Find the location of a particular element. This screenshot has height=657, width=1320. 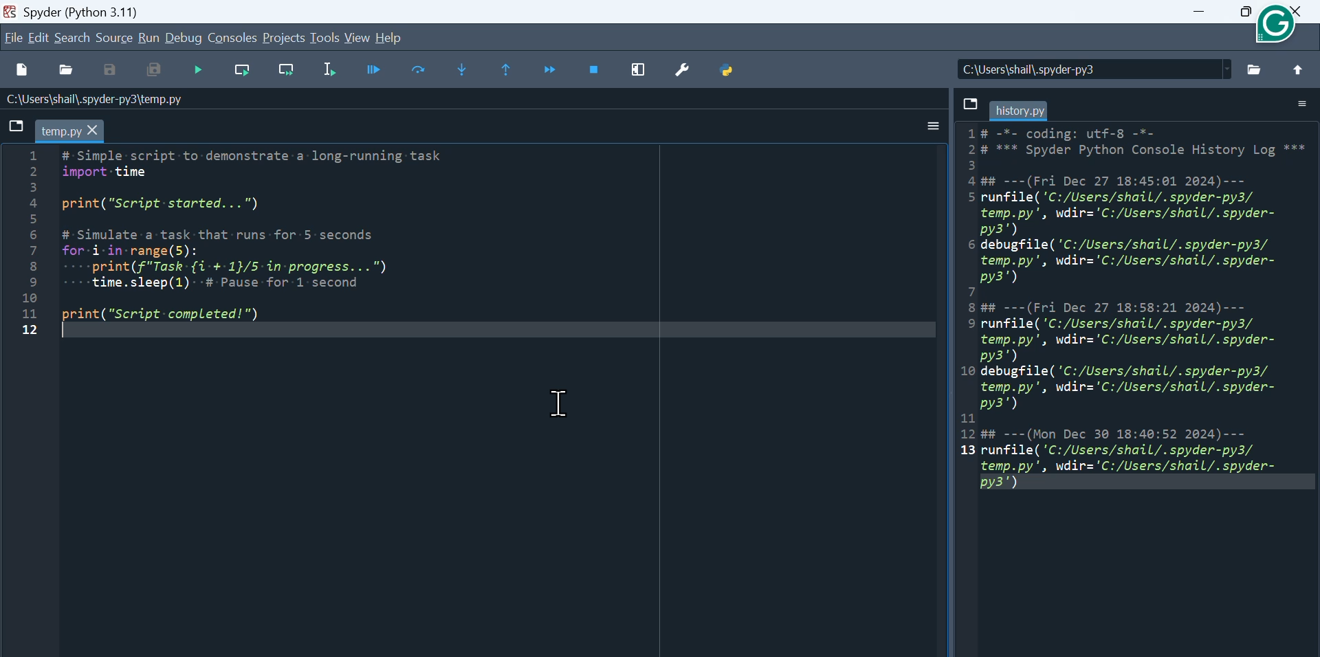

Run current cell is located at coordinates (416, 69).